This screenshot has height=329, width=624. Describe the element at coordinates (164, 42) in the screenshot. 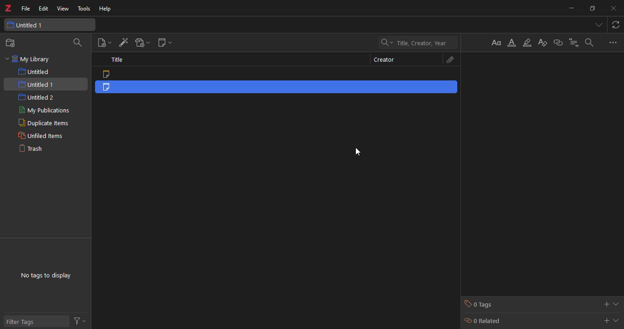

I see `new note` at that location.